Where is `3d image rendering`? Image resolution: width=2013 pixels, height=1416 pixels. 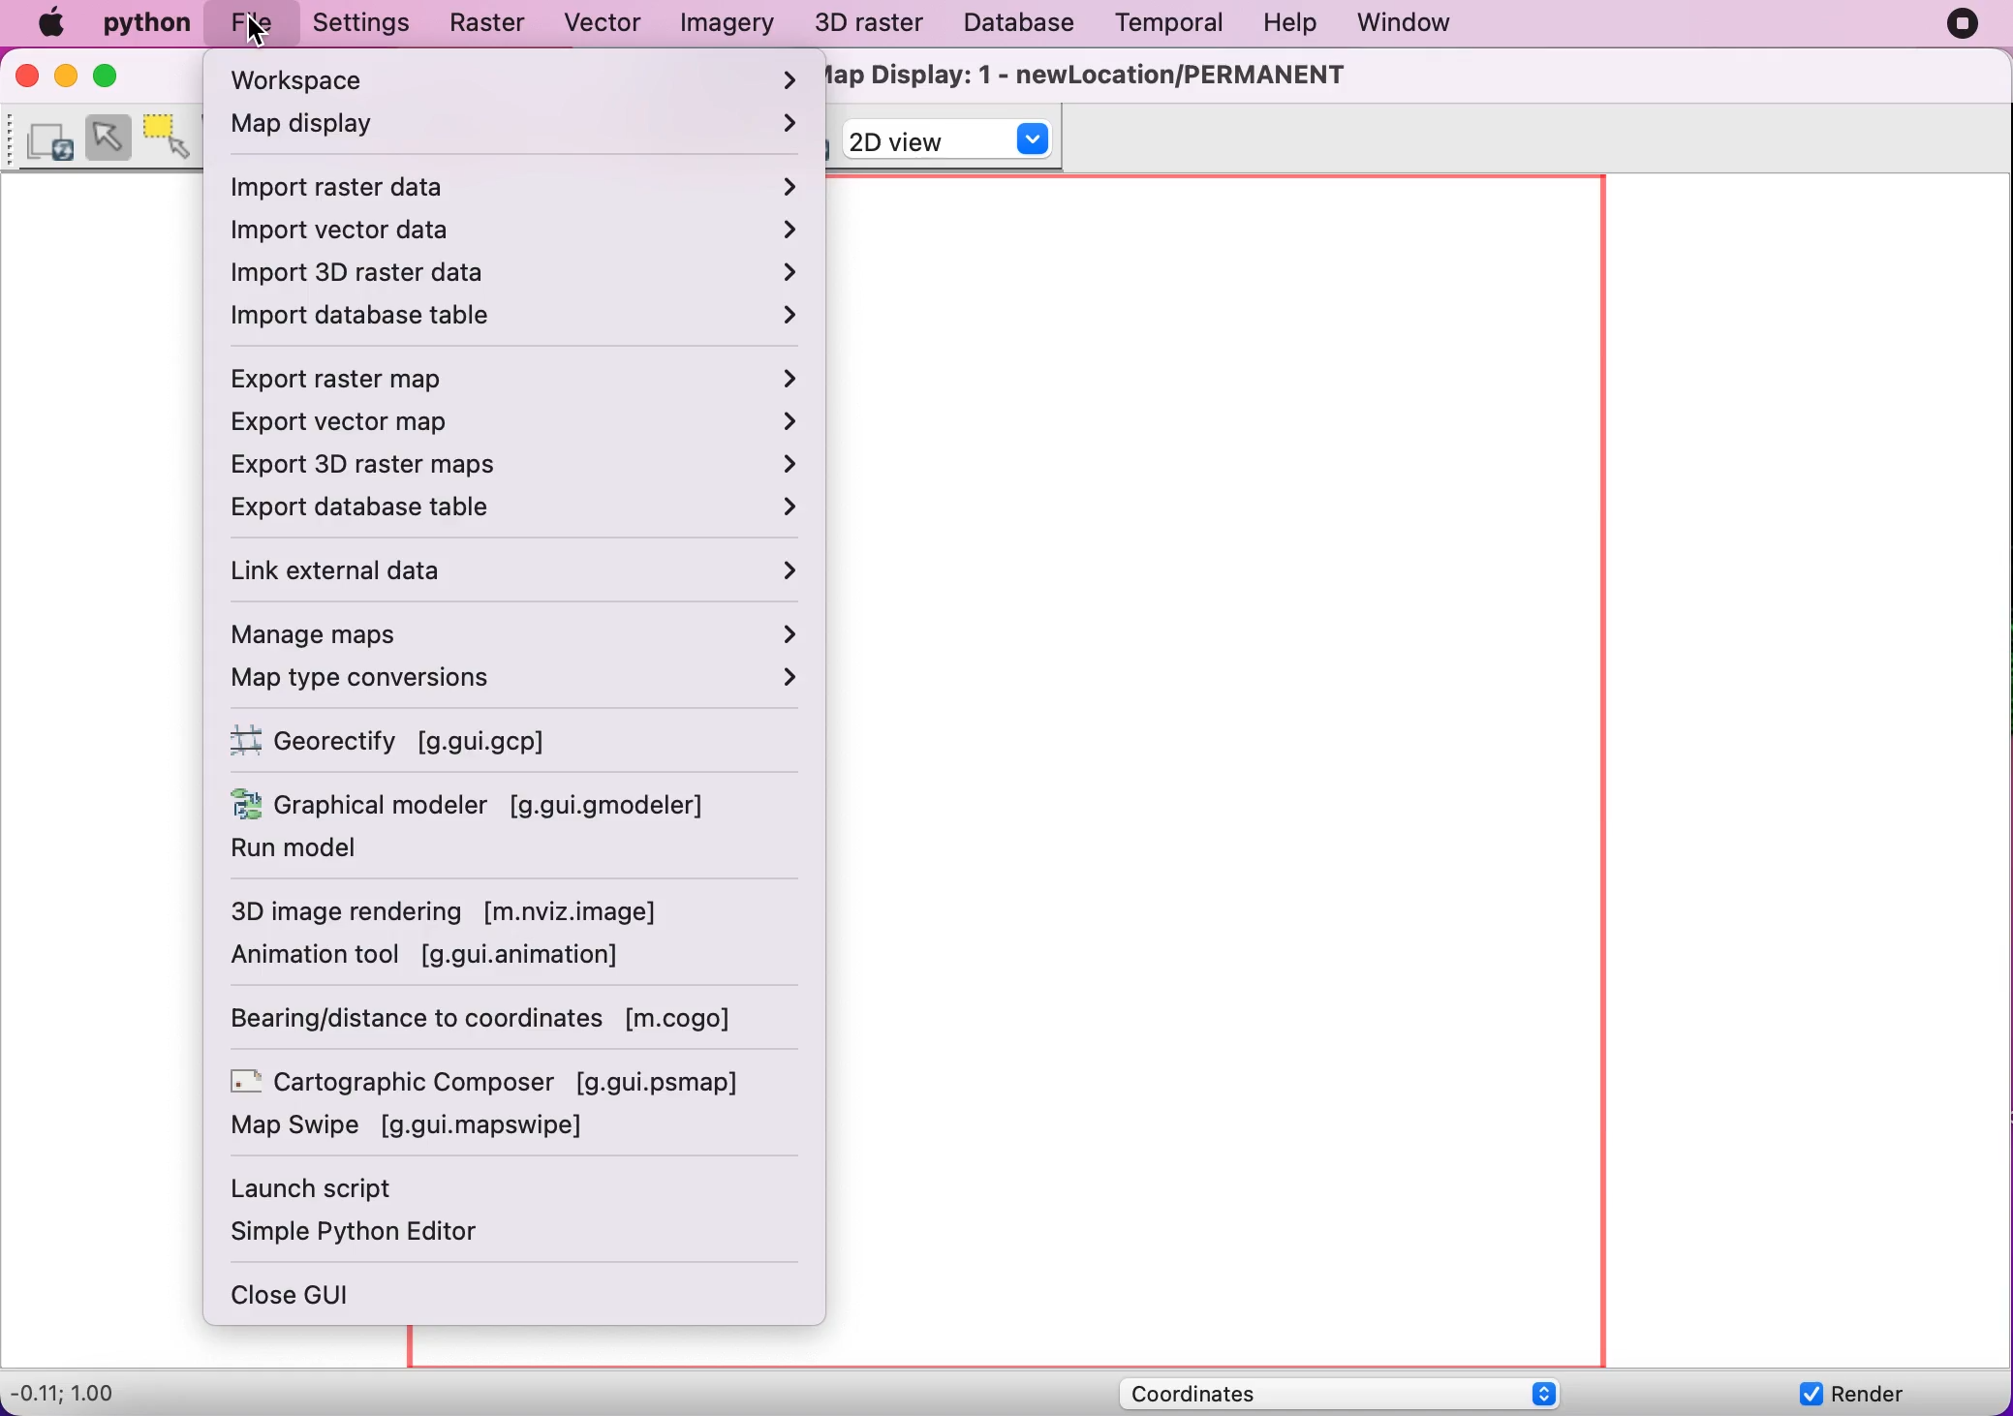
3d image rendering is located at coordinates (460, 913).